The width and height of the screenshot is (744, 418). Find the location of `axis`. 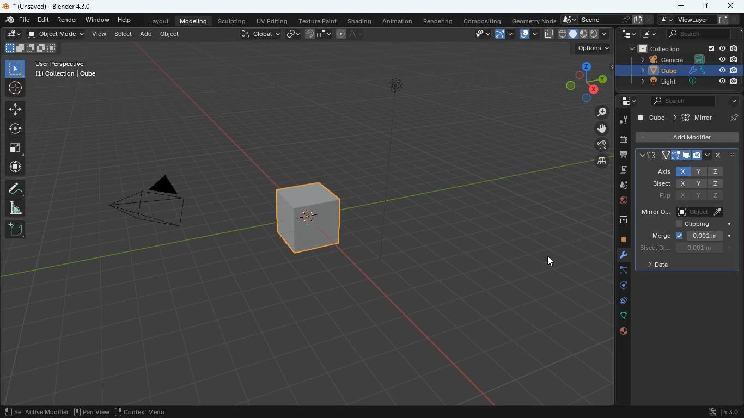

axis is located at coordinates (662, 171).